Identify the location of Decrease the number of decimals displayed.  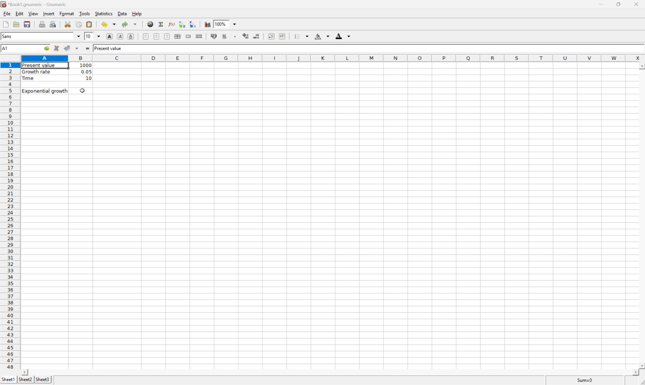
(256, 36).